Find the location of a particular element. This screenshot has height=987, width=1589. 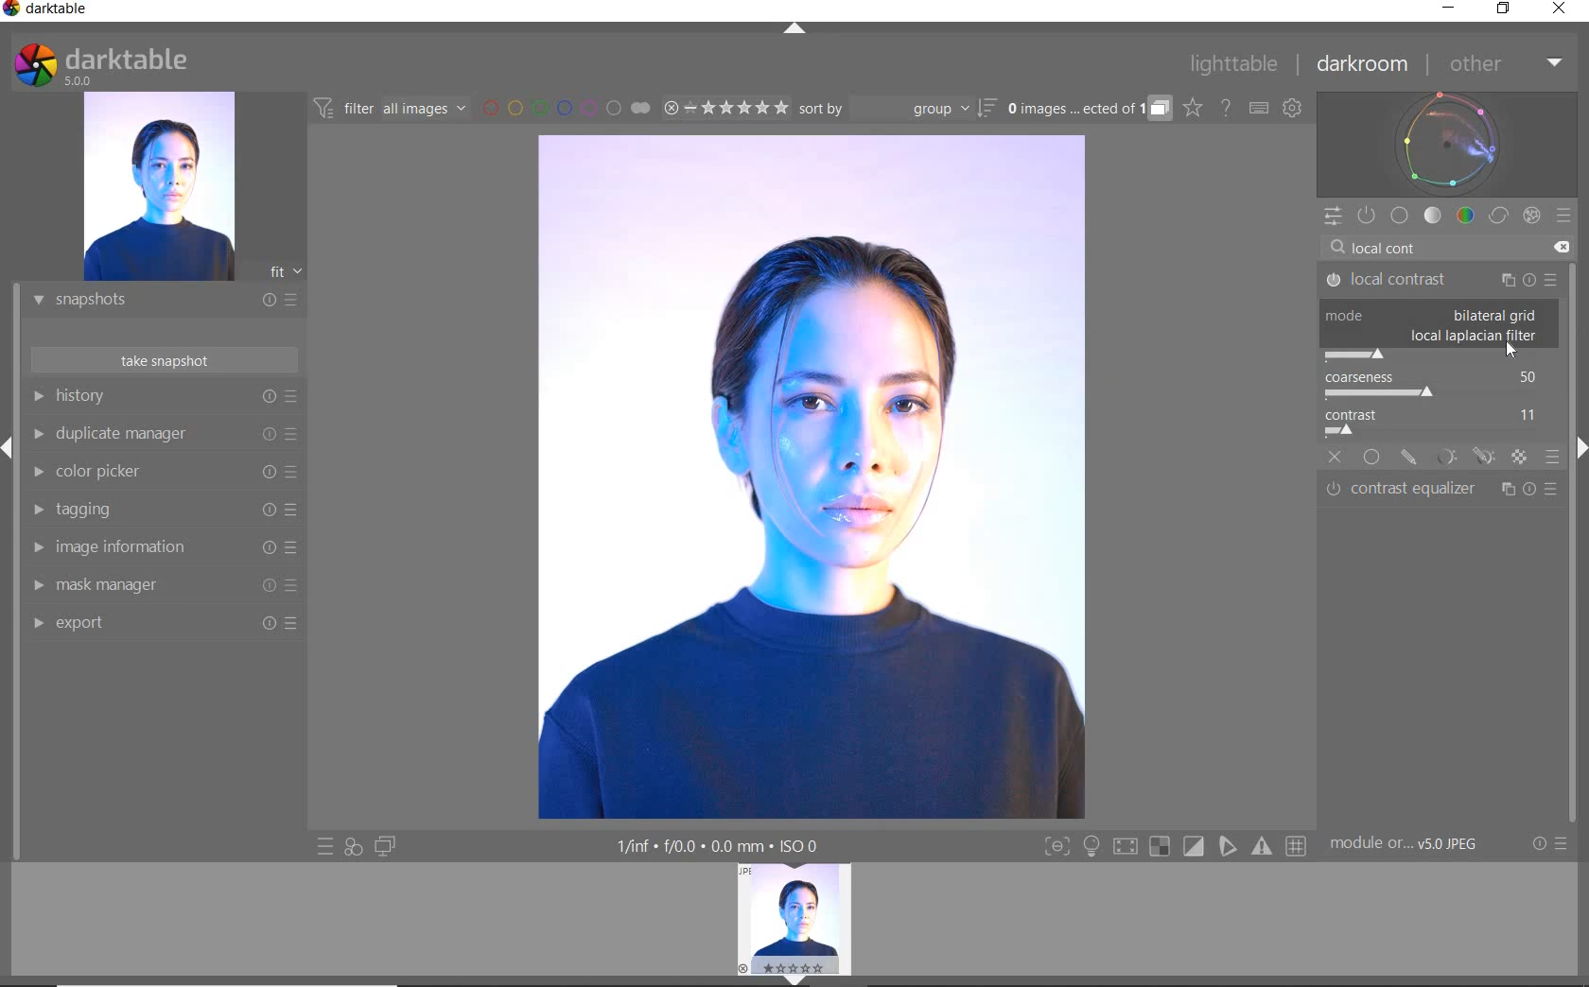

Button is located at coordinates (1091, 848).